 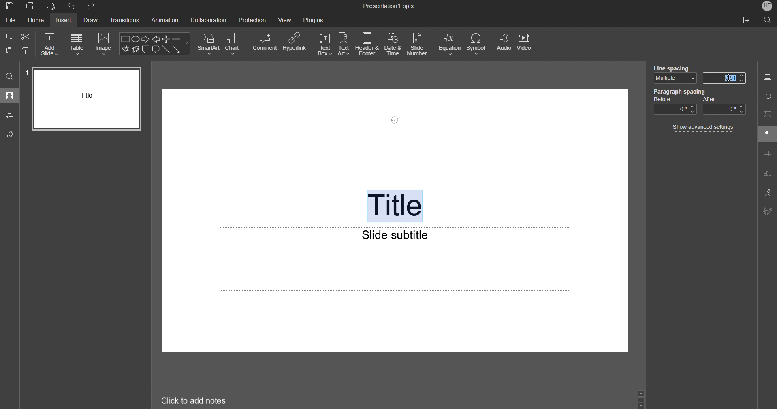 What do you see at coordinates (449, 45) in the screenshot?
I see `Equation` at bounding box center [449, 45].